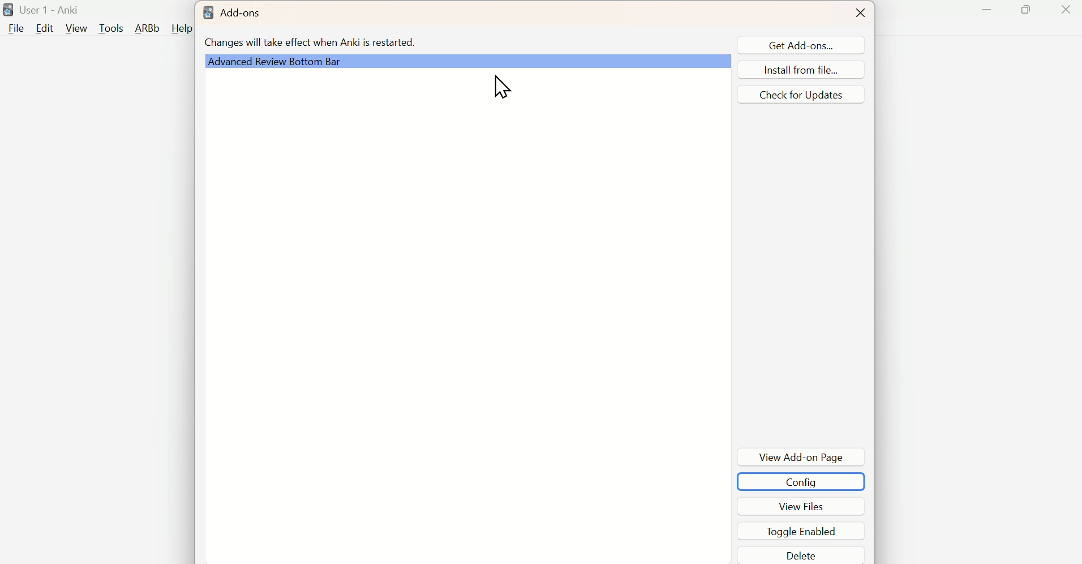 The width and height of the screenshot is (1082, 564). I want to click on Tools, so click(112, 28).